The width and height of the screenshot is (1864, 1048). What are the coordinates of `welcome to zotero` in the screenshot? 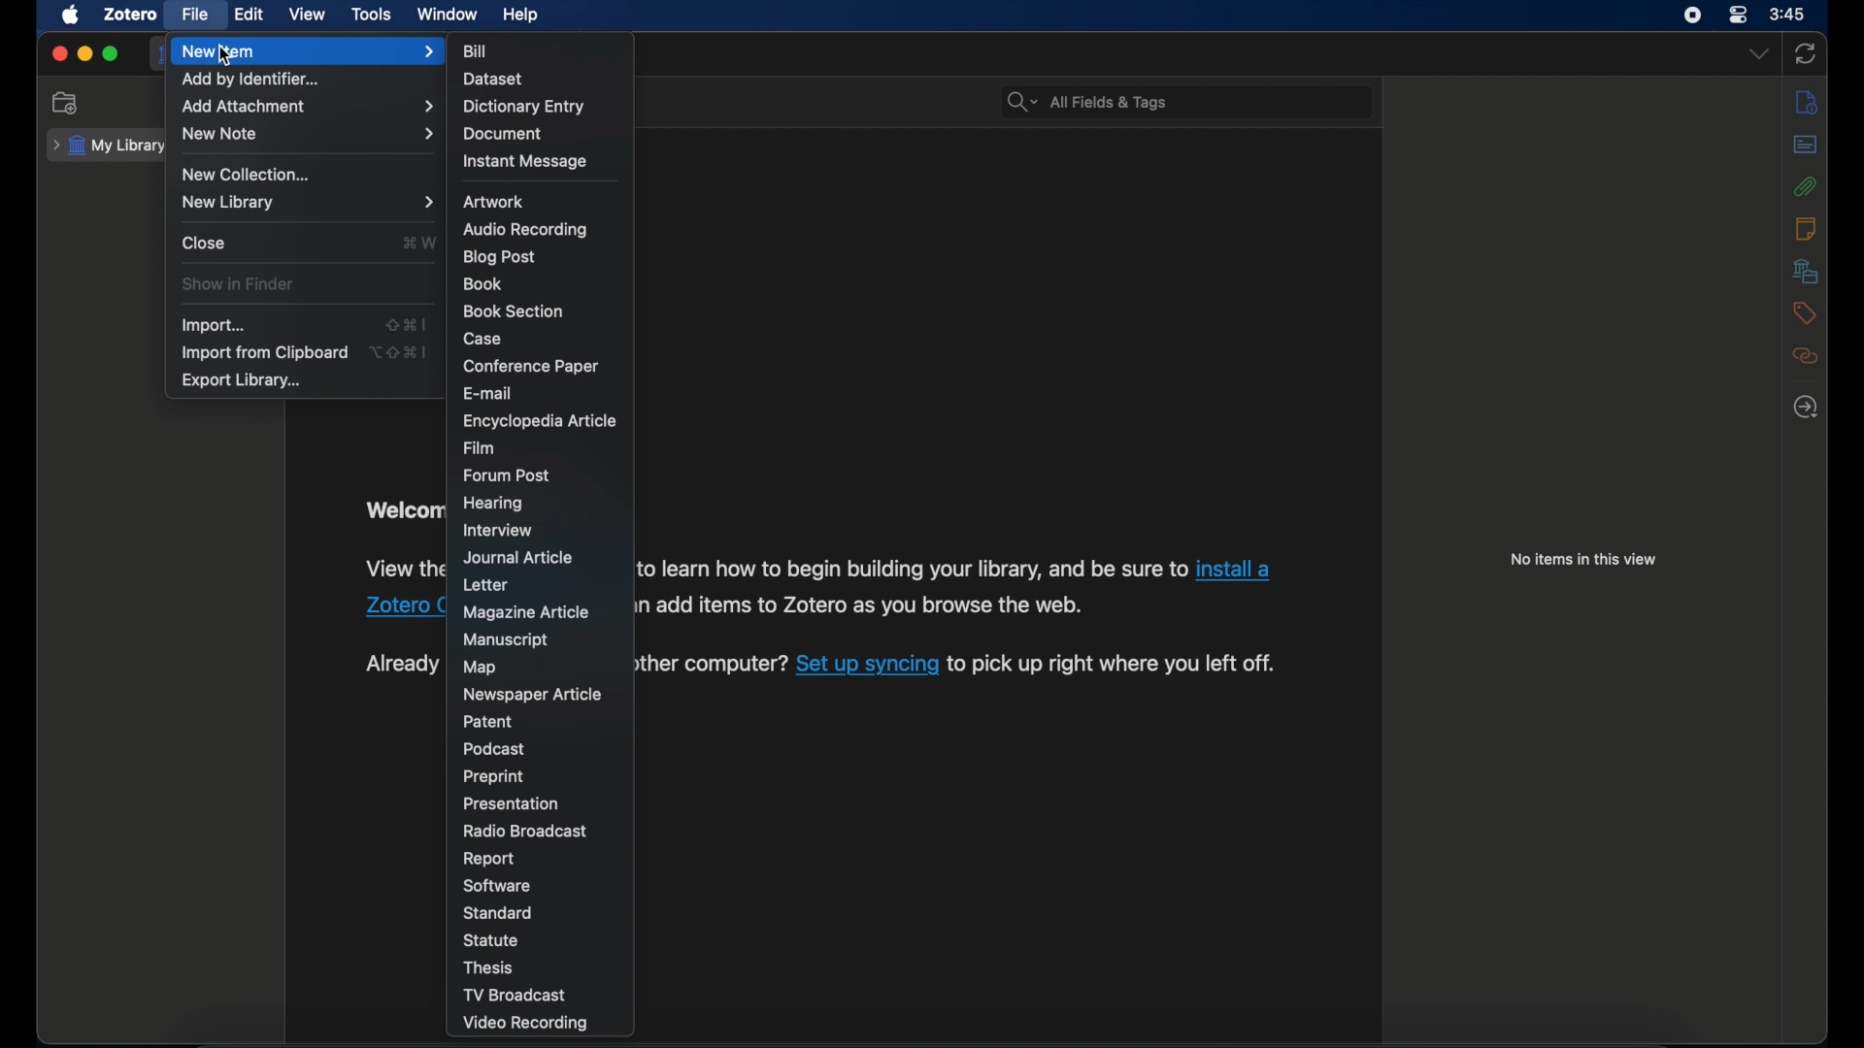 It's located at (402, 510).